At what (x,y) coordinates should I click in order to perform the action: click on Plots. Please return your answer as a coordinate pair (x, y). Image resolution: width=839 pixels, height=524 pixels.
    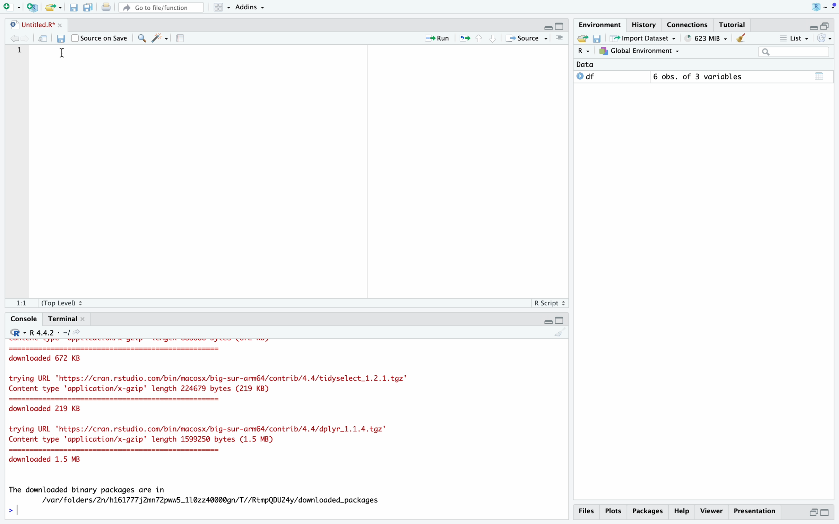
    Looking at the image, I should click on (614, 512).